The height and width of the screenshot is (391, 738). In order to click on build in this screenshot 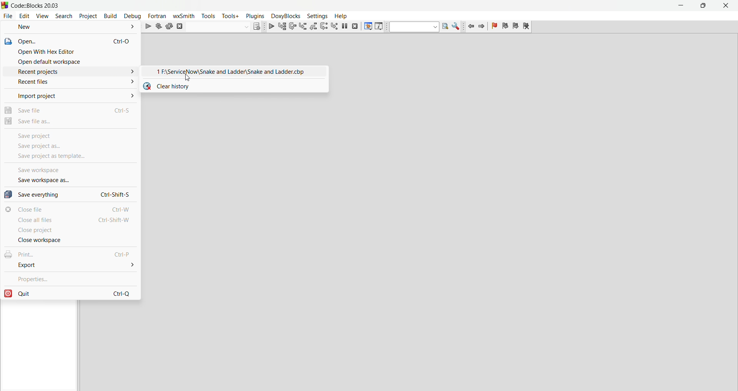, I will do `click(110, 16)`.